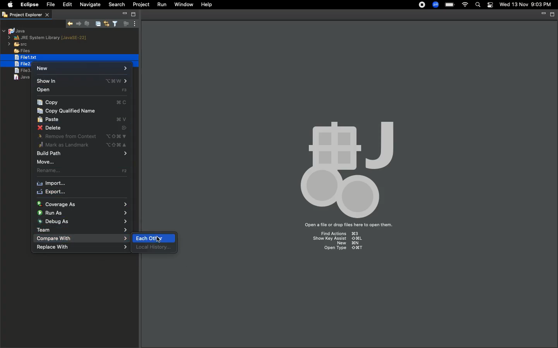 This screenshot has width=558, height=348. What do you see at coordinates (465, 5) in the screenshot?
I see `Internet` at bounding box center [465, 5].